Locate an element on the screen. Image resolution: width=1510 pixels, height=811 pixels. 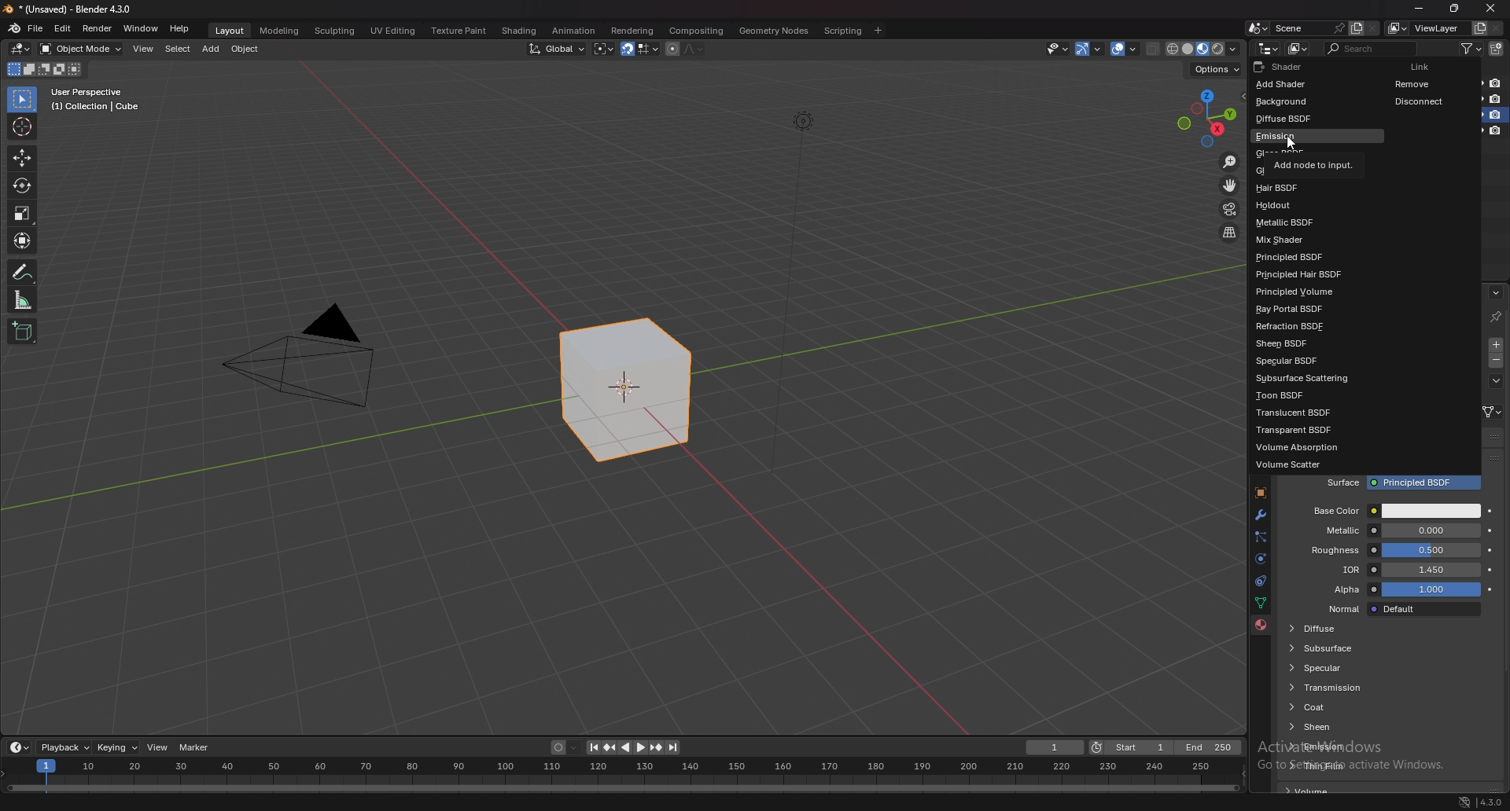
add cube is located at coordinates (22, 332).